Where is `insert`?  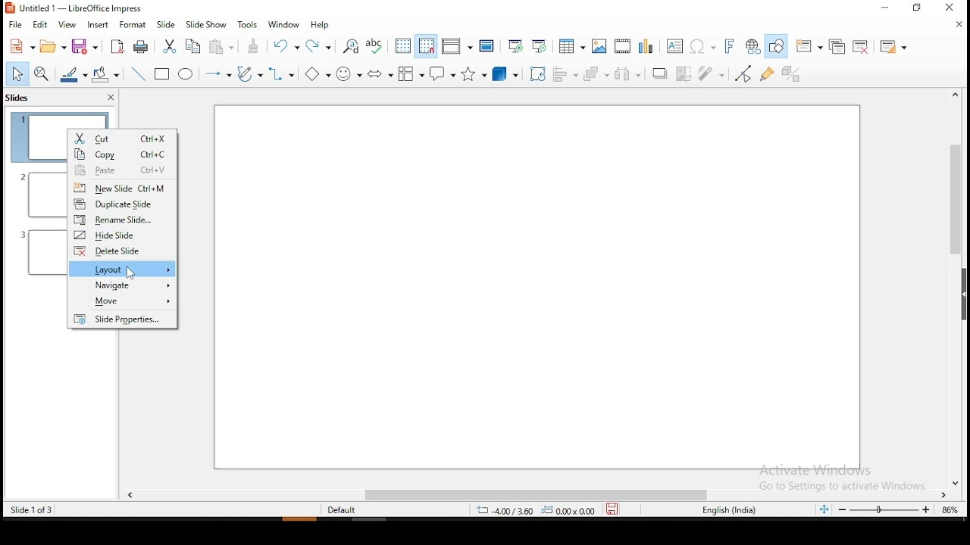 insert is located at coordinates (96, 25).